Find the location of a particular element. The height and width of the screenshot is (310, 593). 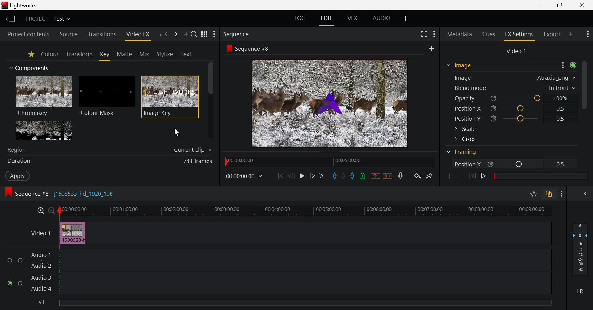

Video Settings is located at coordinates (517, 52).